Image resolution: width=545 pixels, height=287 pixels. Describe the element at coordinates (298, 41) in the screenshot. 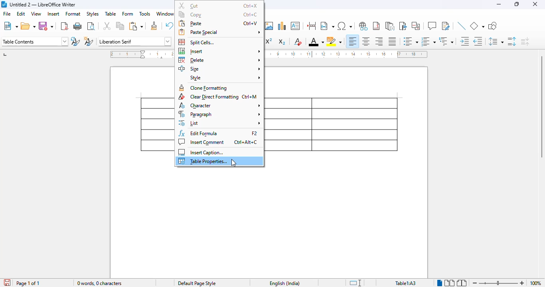

I see `clear direct formatting` at that location.